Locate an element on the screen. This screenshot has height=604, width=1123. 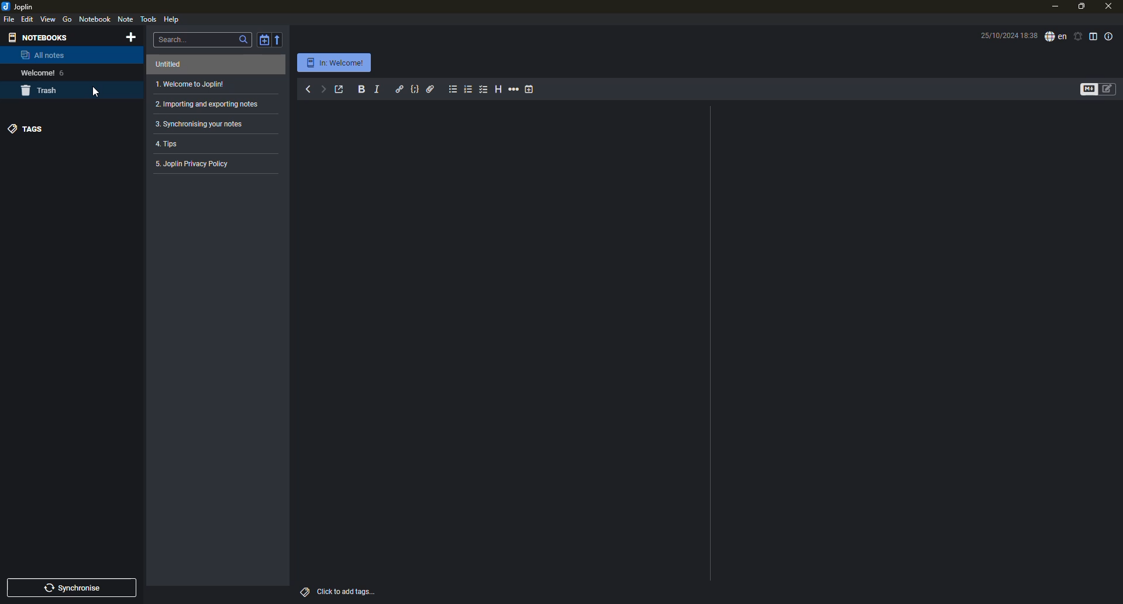
view is located at coordinates (48, 19).